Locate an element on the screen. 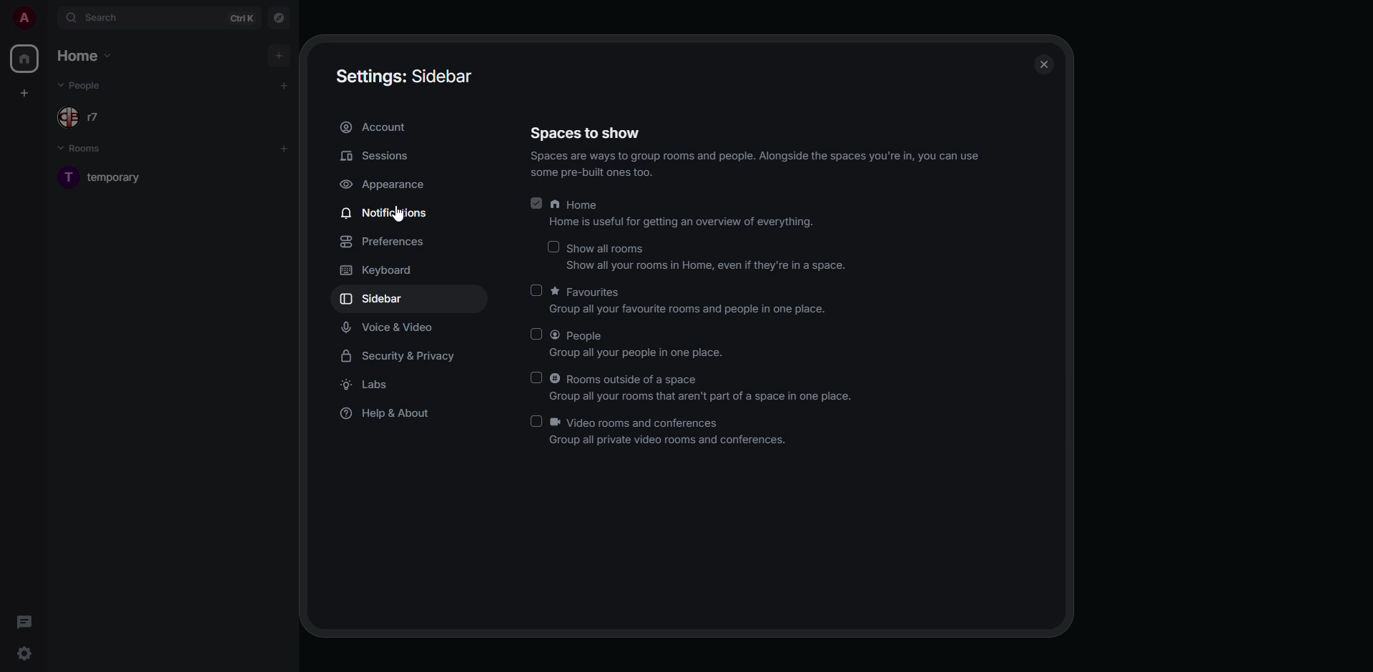 The width and height of the screenshot is (1373, 672). show all rooms is located at coordinates (707, 258).